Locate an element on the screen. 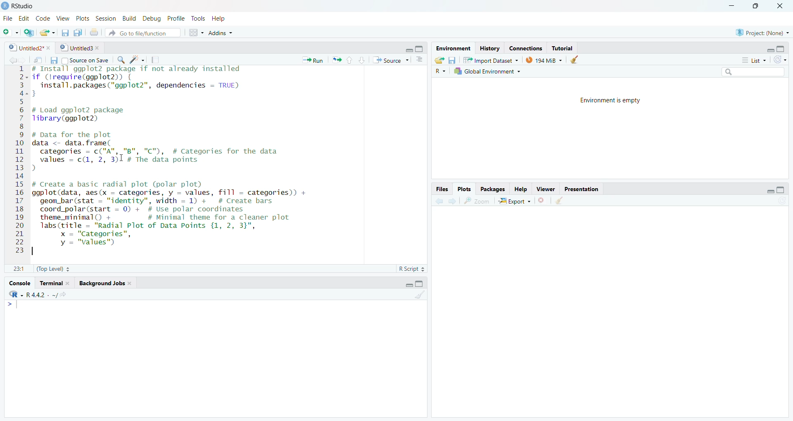 The height and width of the screenshot is (421, 793). Maximize is located at coordinates (421, 283).